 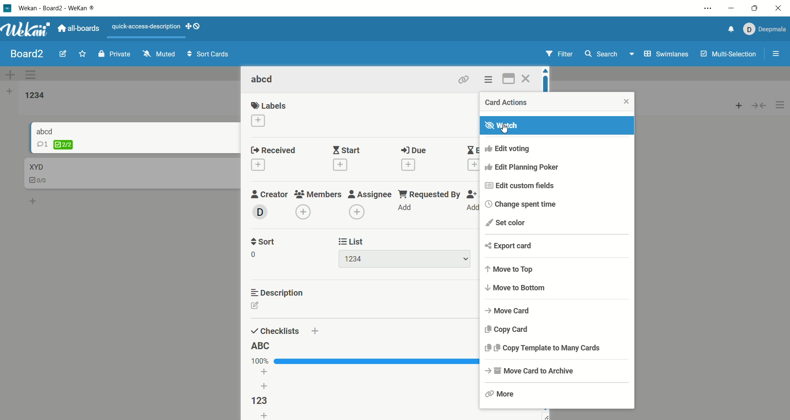 I want to click on edit, so click(x=60, y=54).